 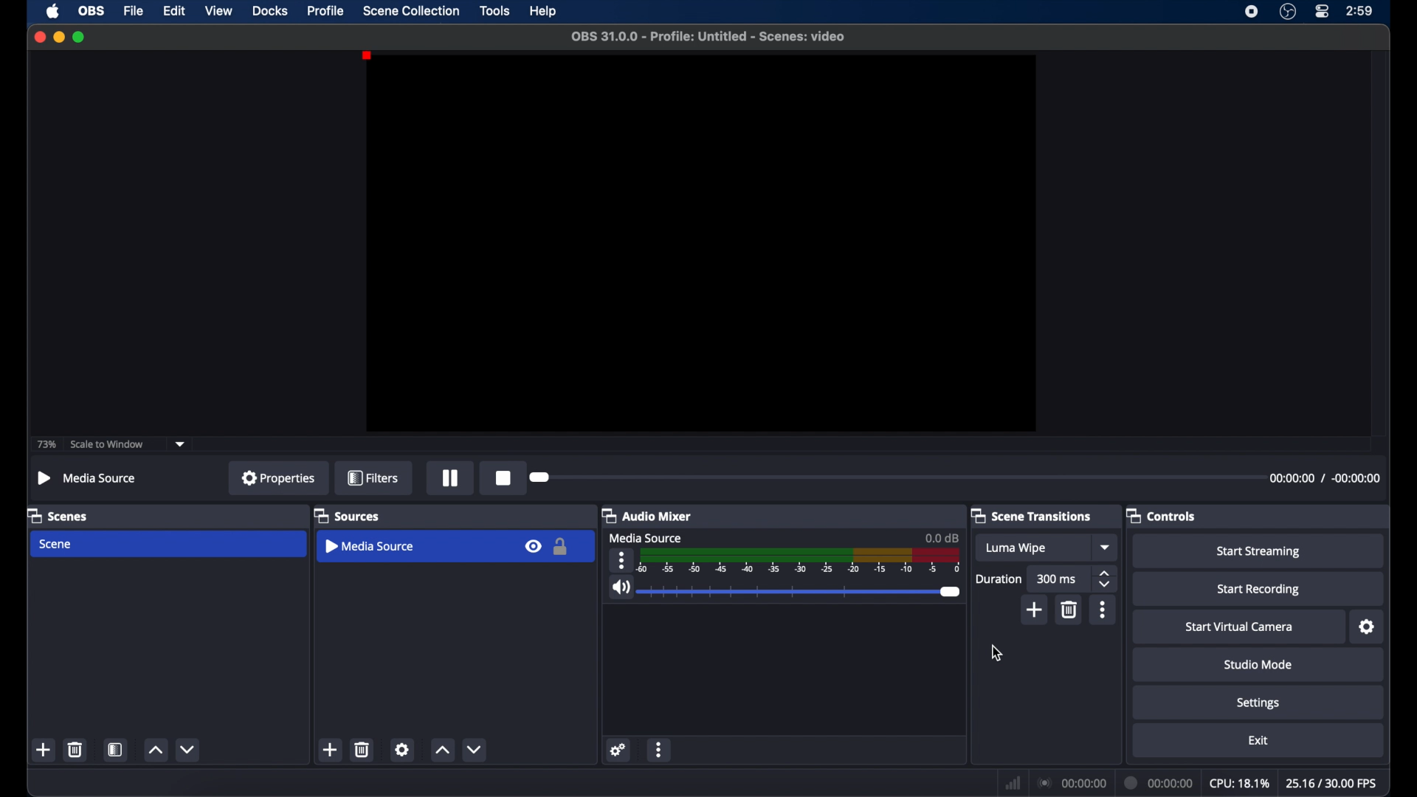 What do you see at coordinates (442, 751) in the screenshot?
I see `increment` at bounding box center [442, 751].